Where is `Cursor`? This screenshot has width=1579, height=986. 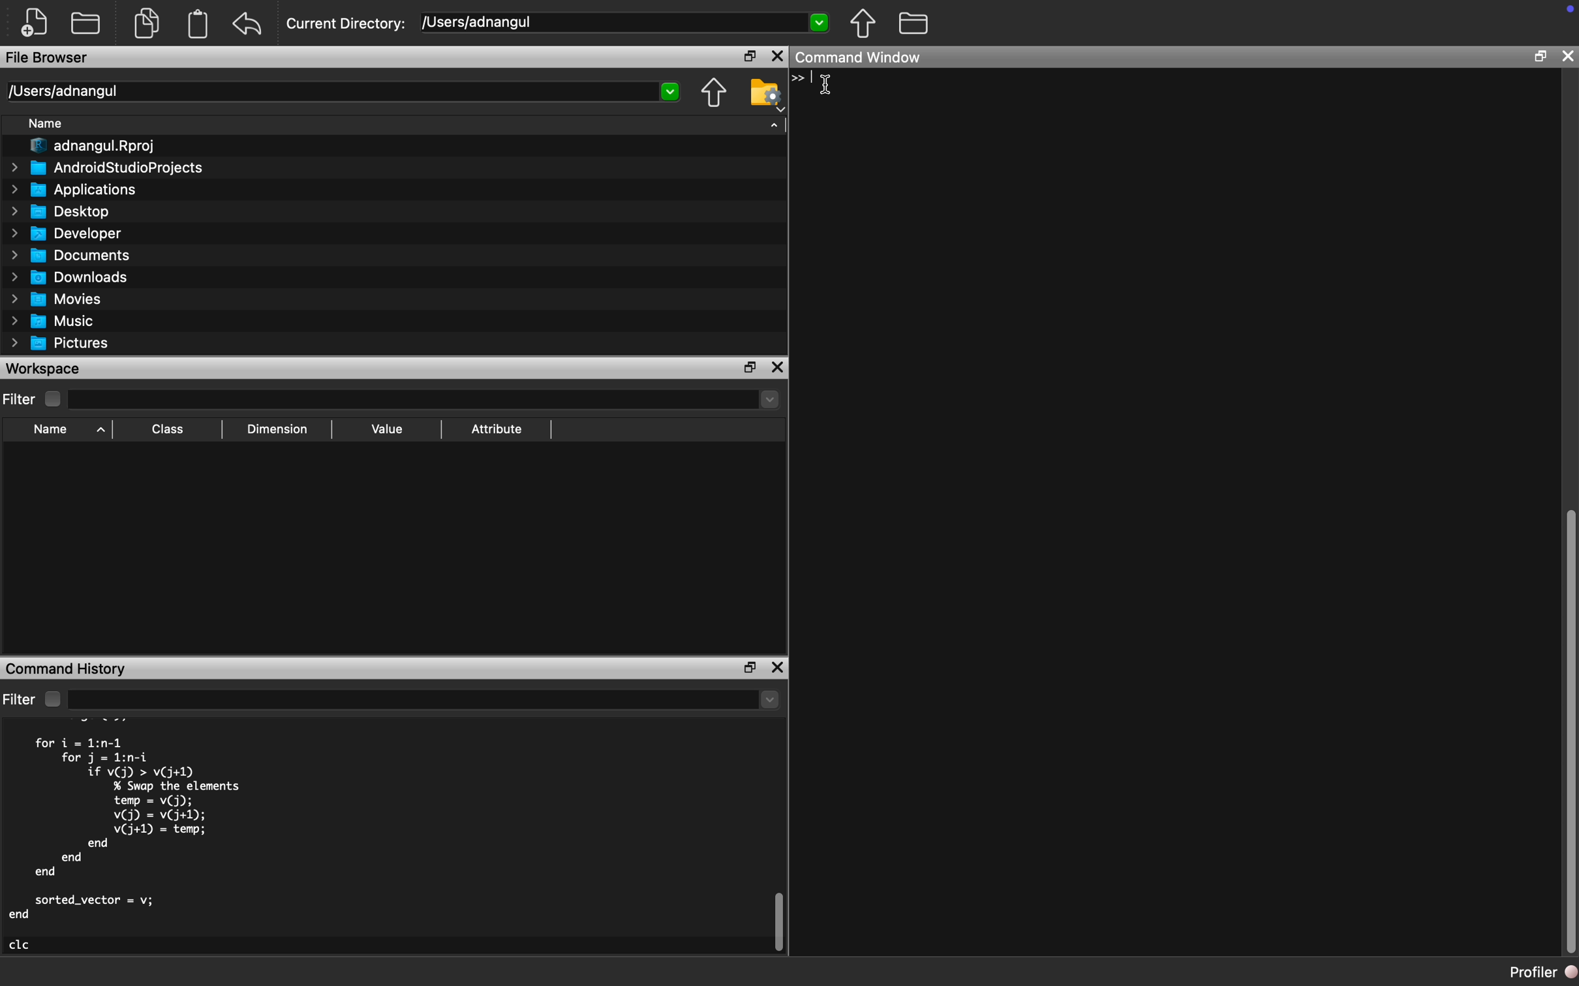 Cursor is located at coordinates (831, 85).